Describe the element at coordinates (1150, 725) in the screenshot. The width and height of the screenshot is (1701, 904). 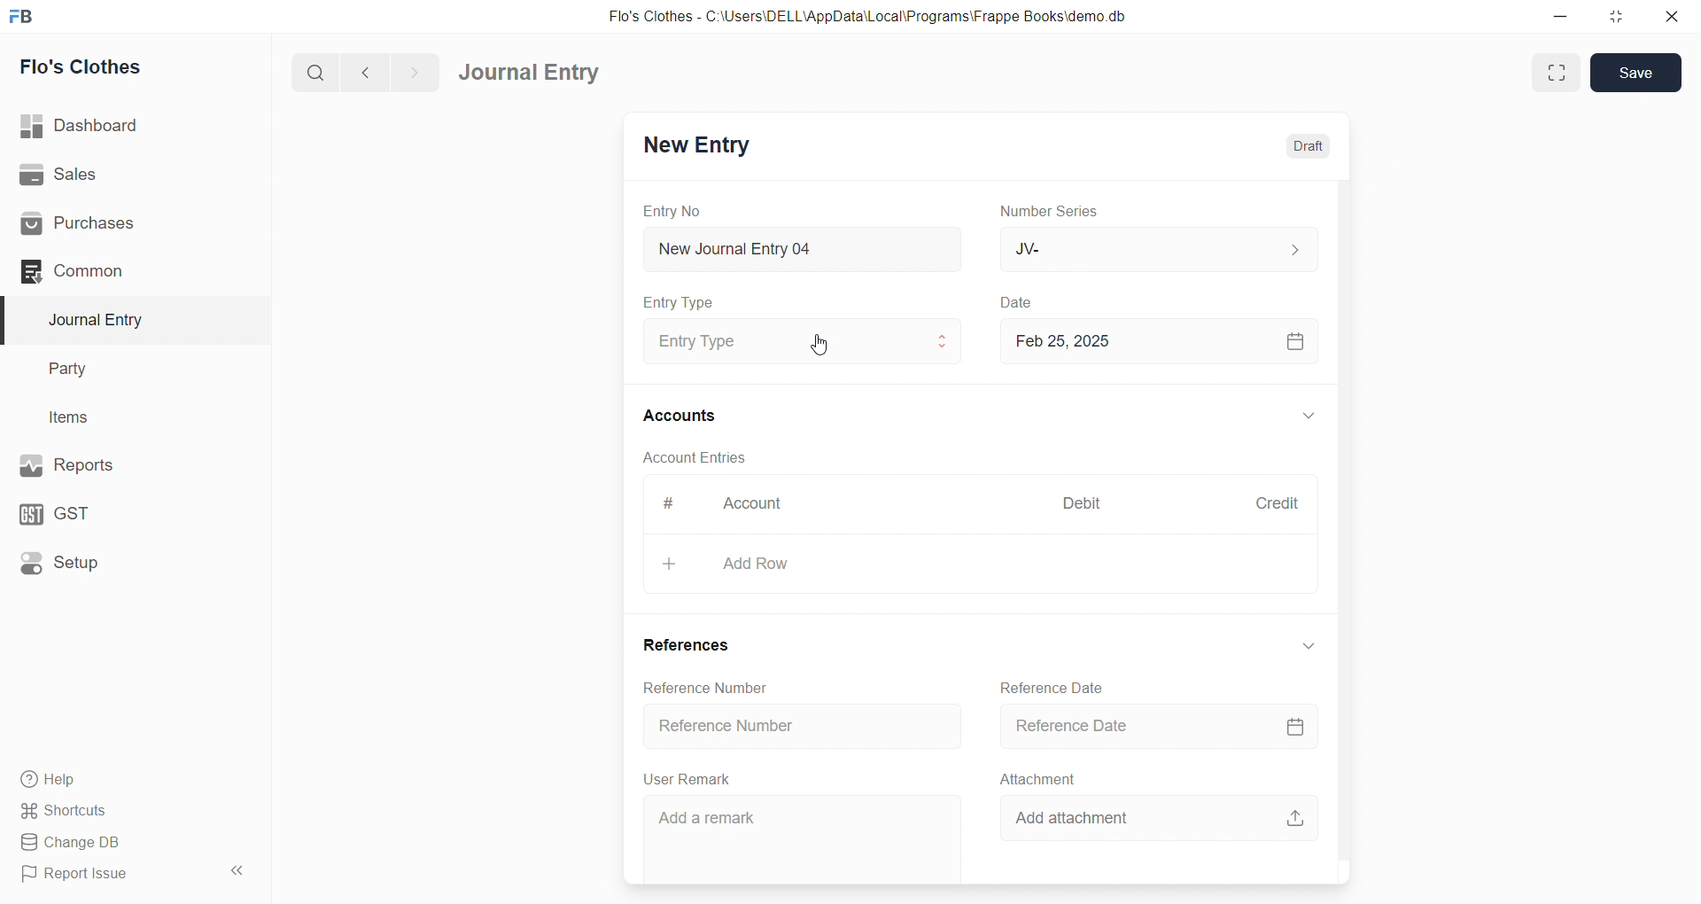
I see `Reference Date` at that location.